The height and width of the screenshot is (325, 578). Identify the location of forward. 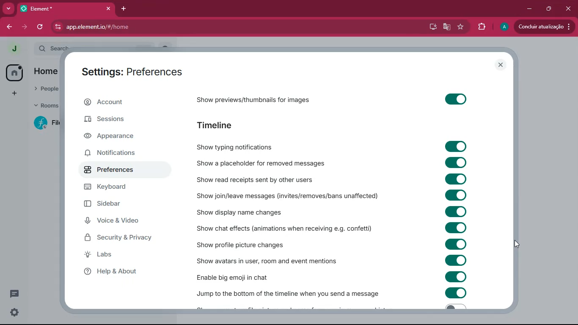
(26, 27).